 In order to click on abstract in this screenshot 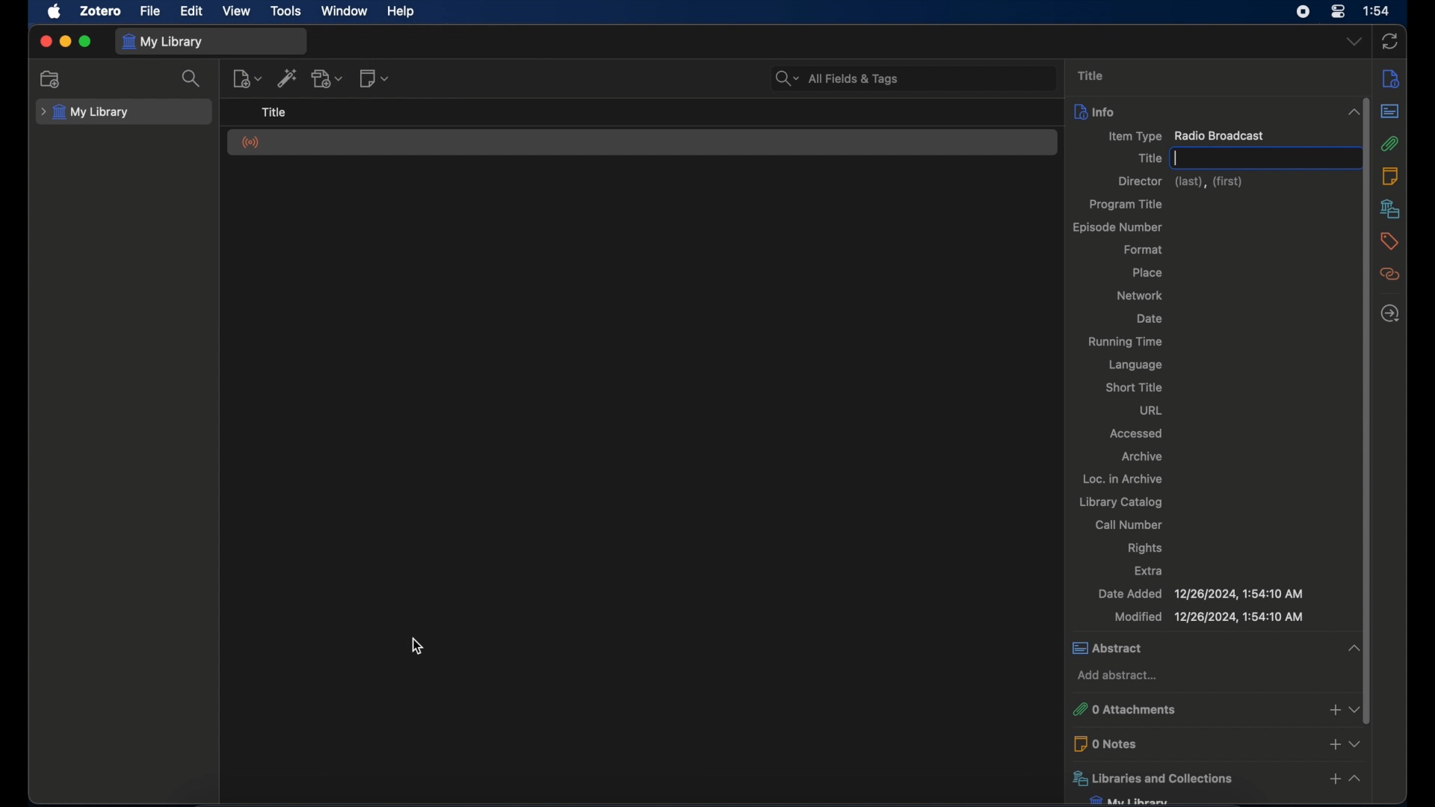, I will do `click(1391, 111)`.